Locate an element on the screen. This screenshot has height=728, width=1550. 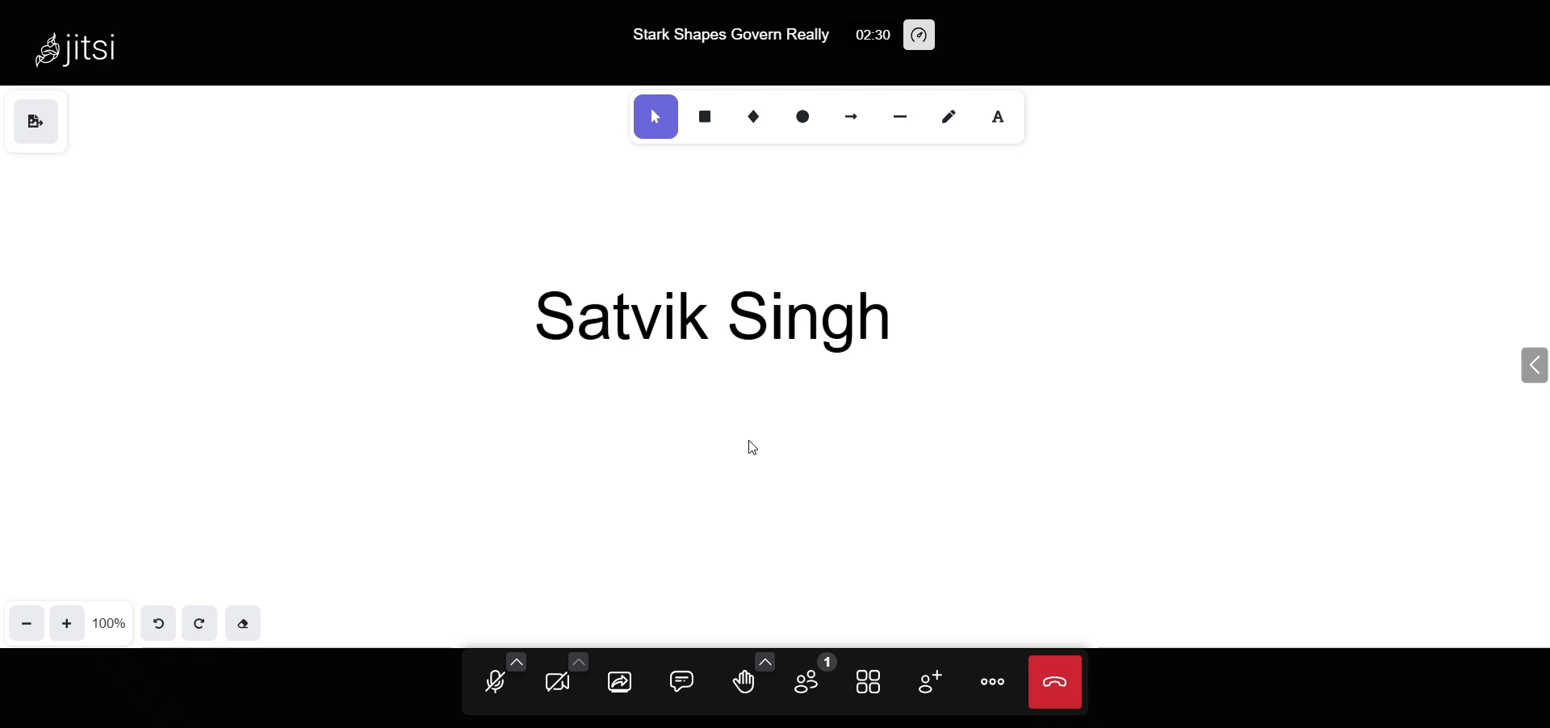
more camera option is located at coordinates (578, 660).